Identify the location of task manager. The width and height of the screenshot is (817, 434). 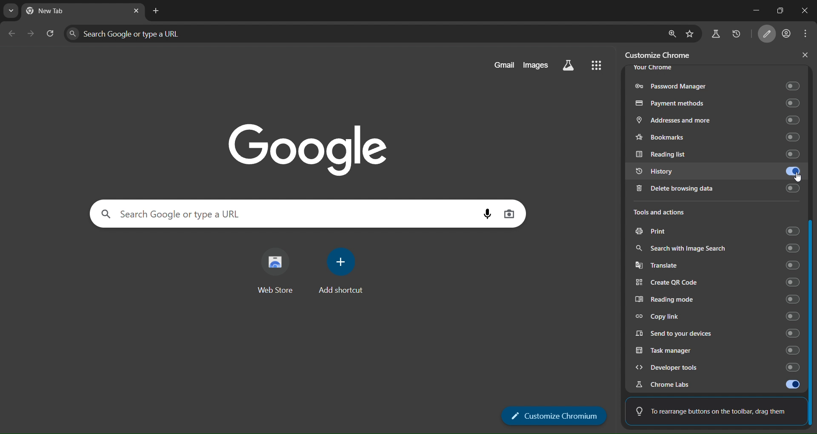
(714, 350).